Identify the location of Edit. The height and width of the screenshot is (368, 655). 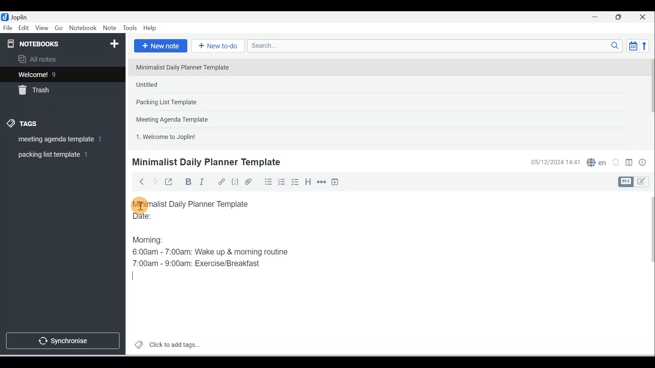
(24, 28).